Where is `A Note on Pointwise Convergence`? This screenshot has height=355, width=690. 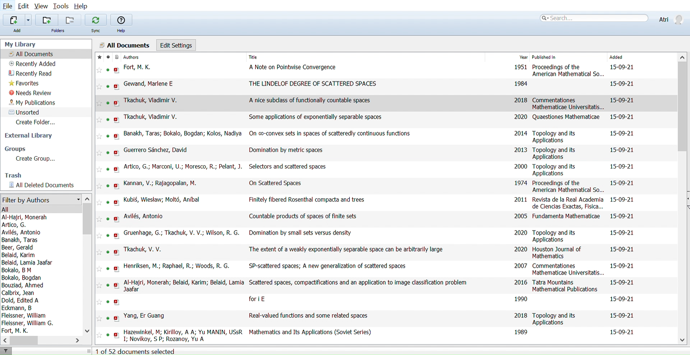
A Note on Pointwise Convergence is located at coordinates (293, 66).